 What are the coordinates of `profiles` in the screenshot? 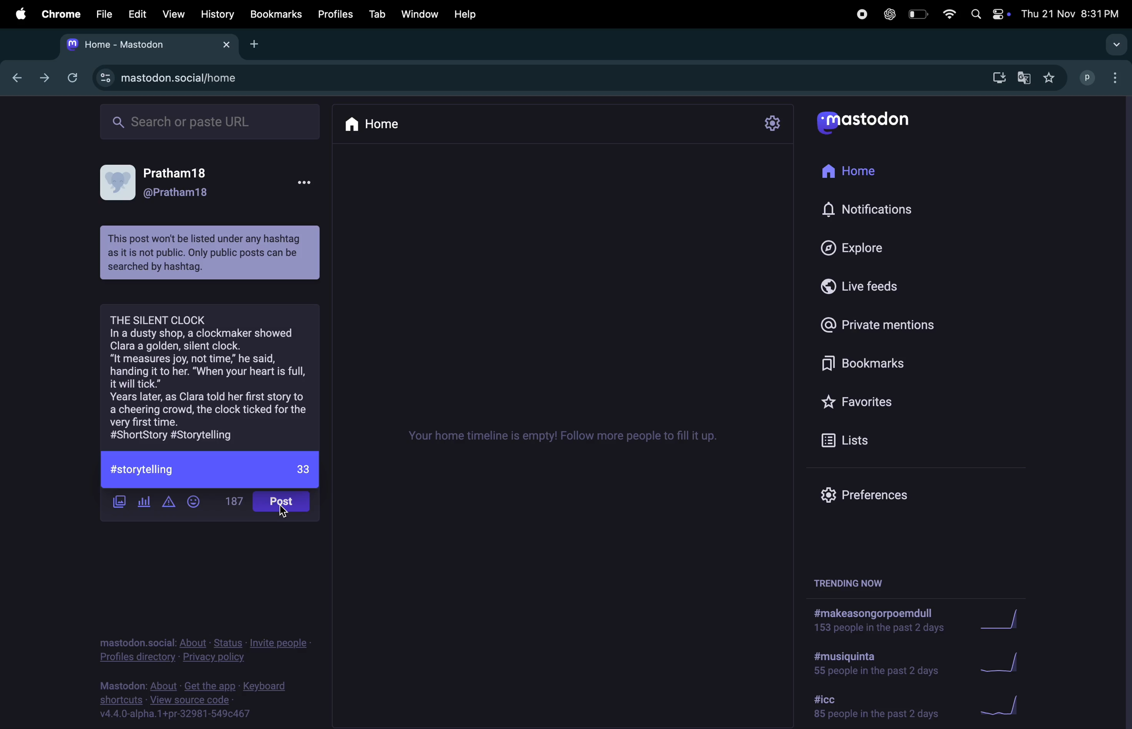 It's located at (333, 14).